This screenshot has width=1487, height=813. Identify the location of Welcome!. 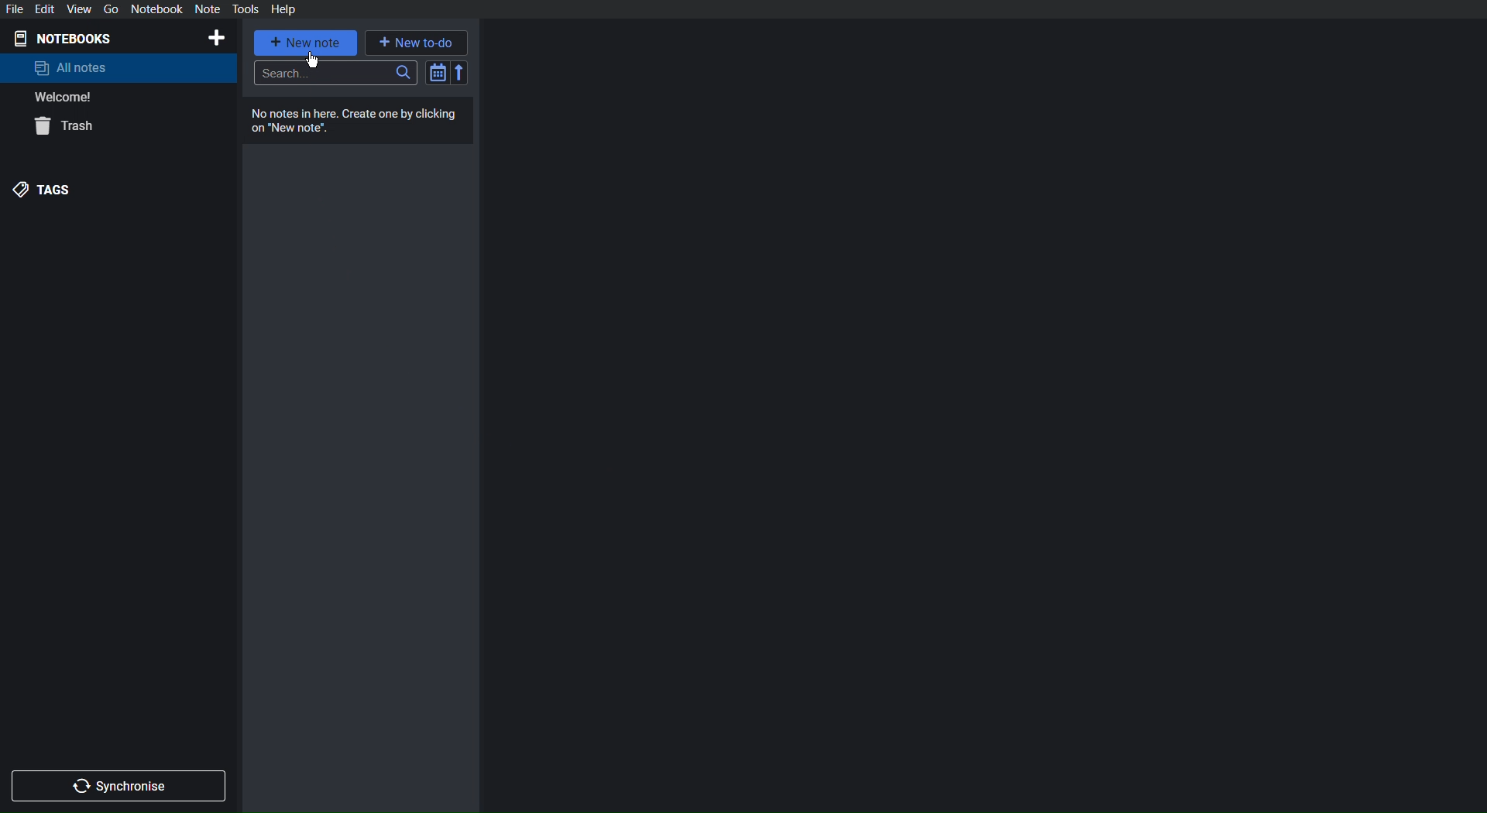
(65, 98).